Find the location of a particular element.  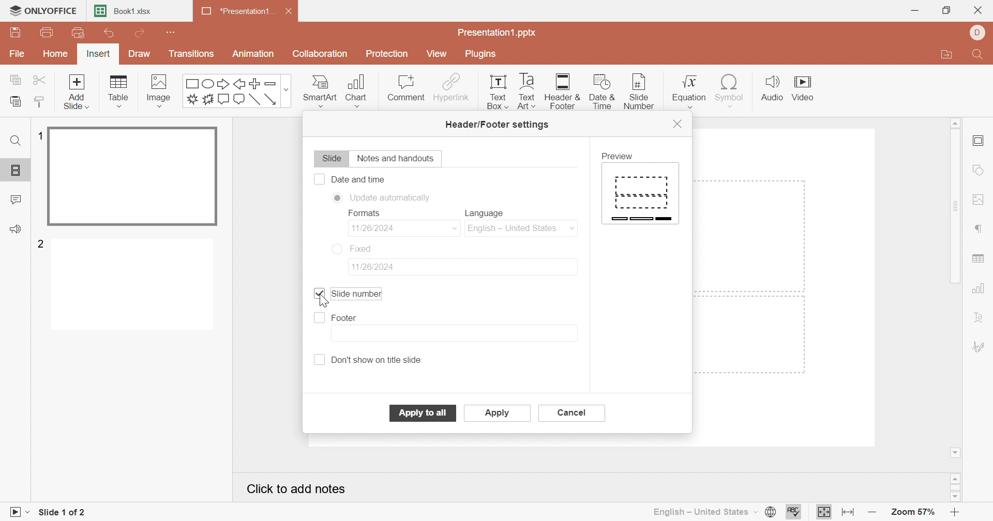

Checkbox is located at coordinates (319, 179).